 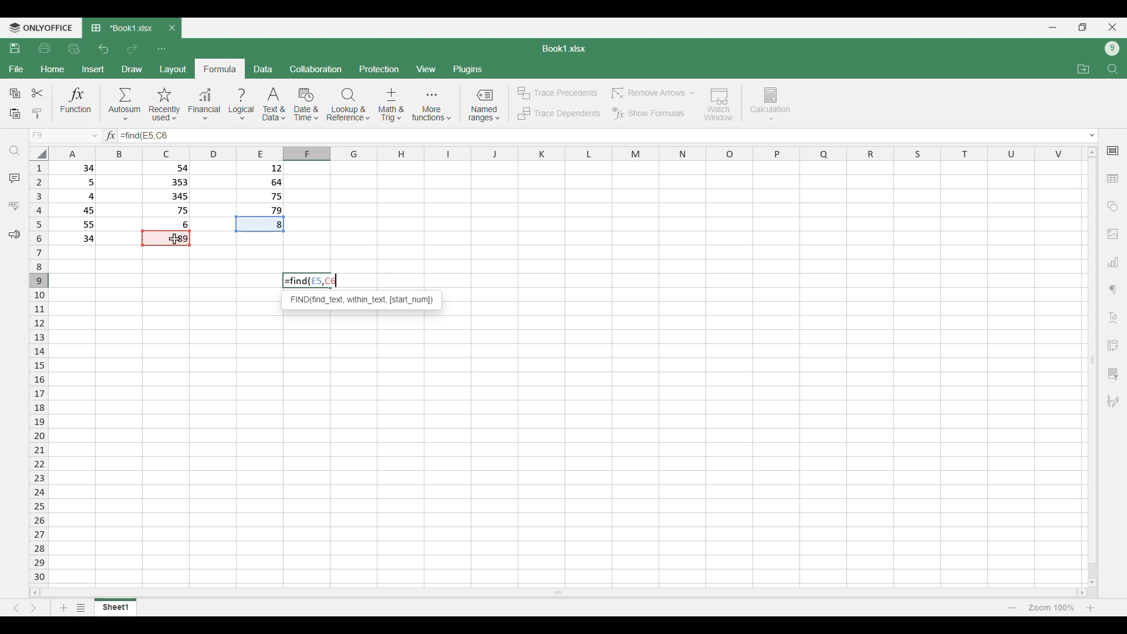 I want to click on Feedback and support, so click(x=14, y=235).